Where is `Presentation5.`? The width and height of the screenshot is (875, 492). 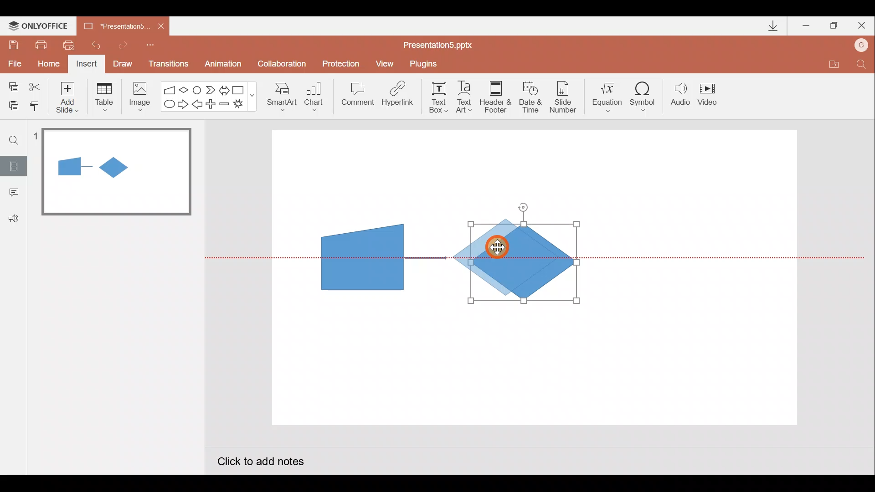 Presentation5. is located at coordinates (112, 25).